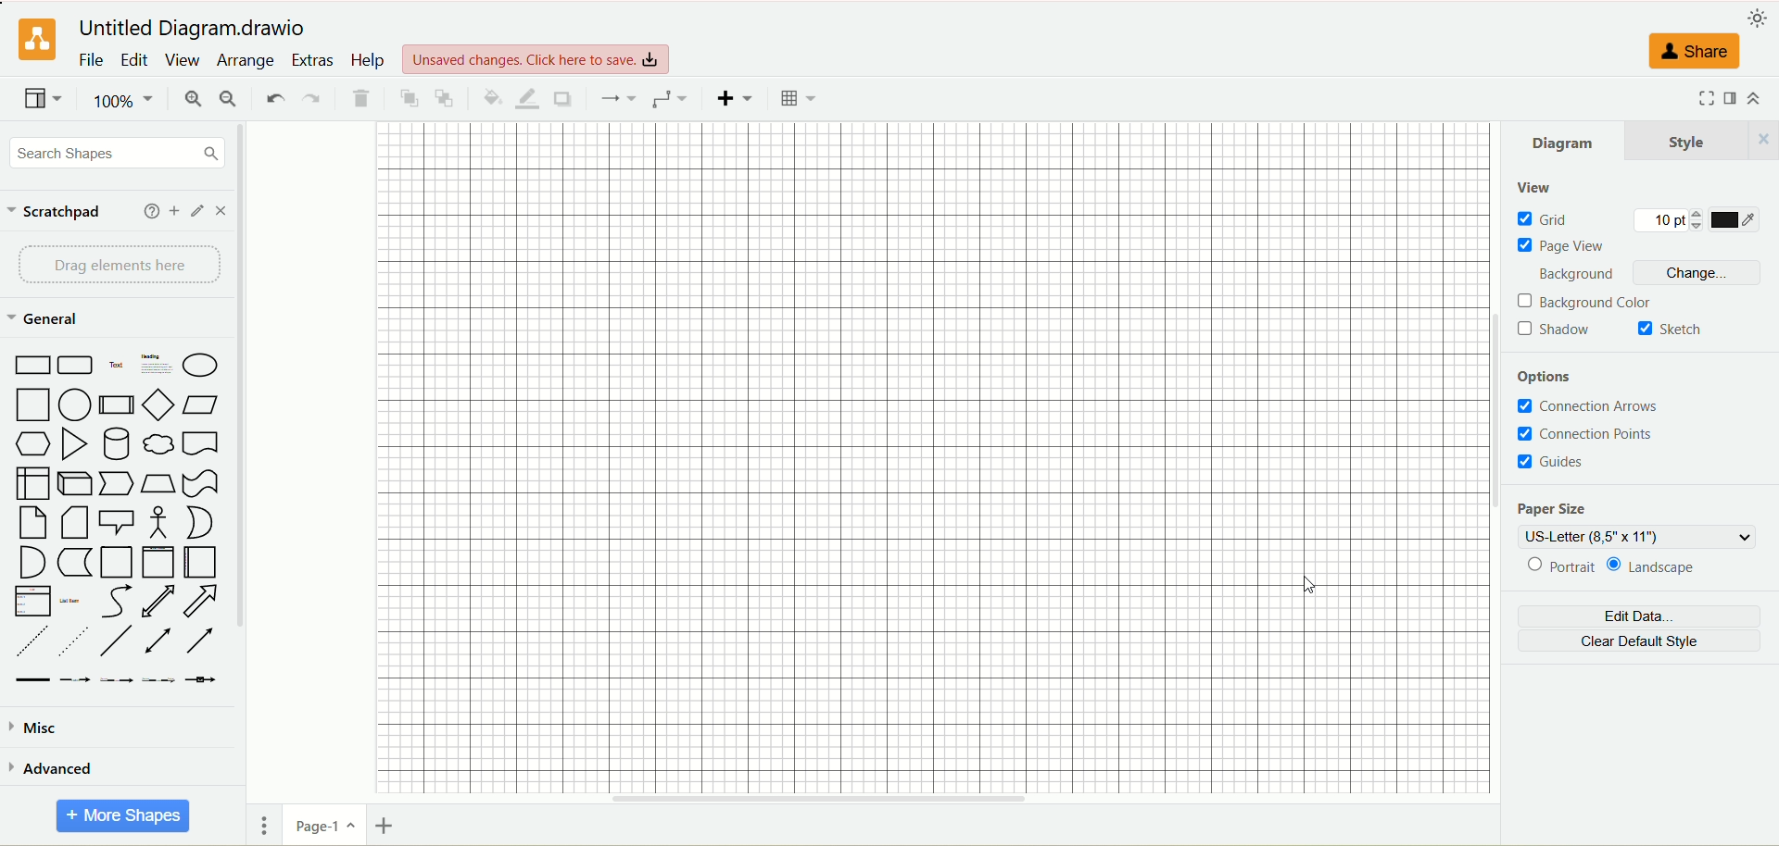 The width and height of the screenshot is (1779, 846). What do you see at coordinates (221, 212) in the screenshot?
I see `close` at bounding box center [221, 212].